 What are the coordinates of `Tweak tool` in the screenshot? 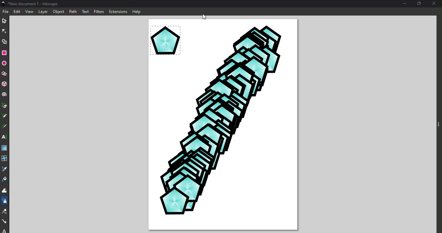 It's located at (6, 191).